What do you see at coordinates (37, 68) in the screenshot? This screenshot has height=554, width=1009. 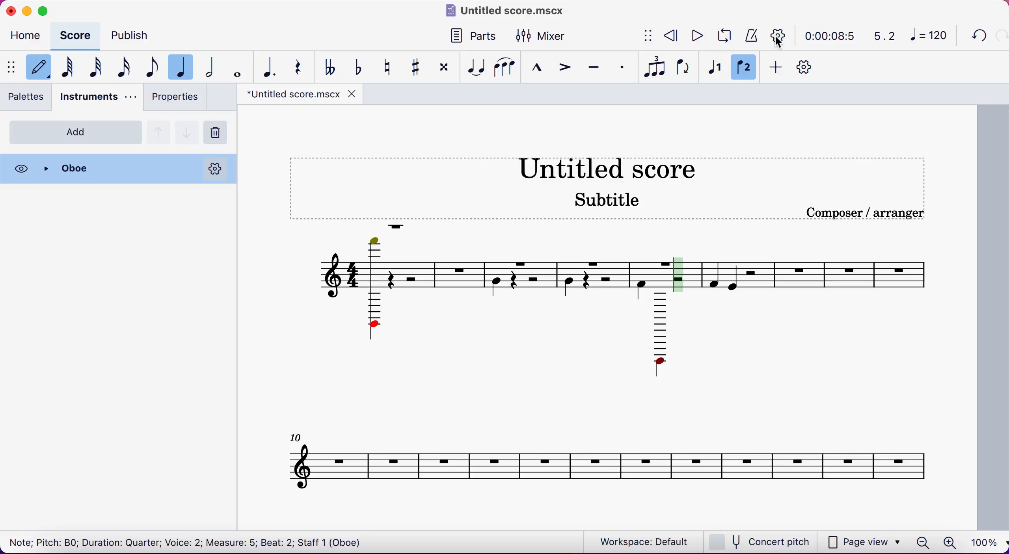 I see `default` at bounding box center [37, 68].